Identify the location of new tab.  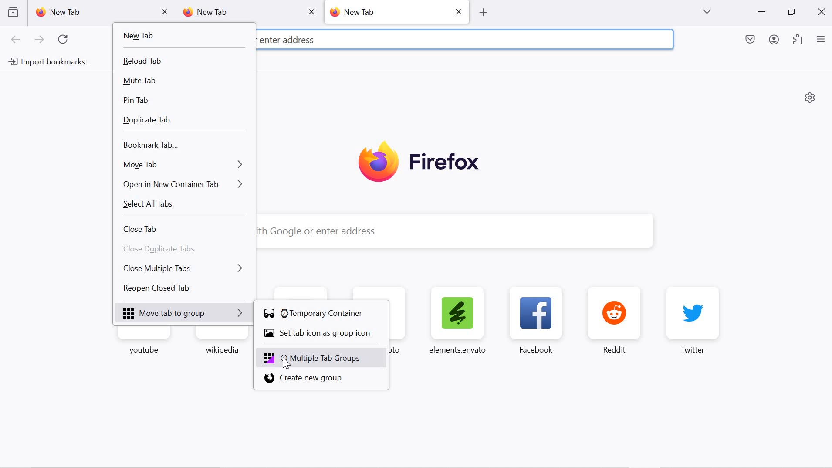
(387, 11).